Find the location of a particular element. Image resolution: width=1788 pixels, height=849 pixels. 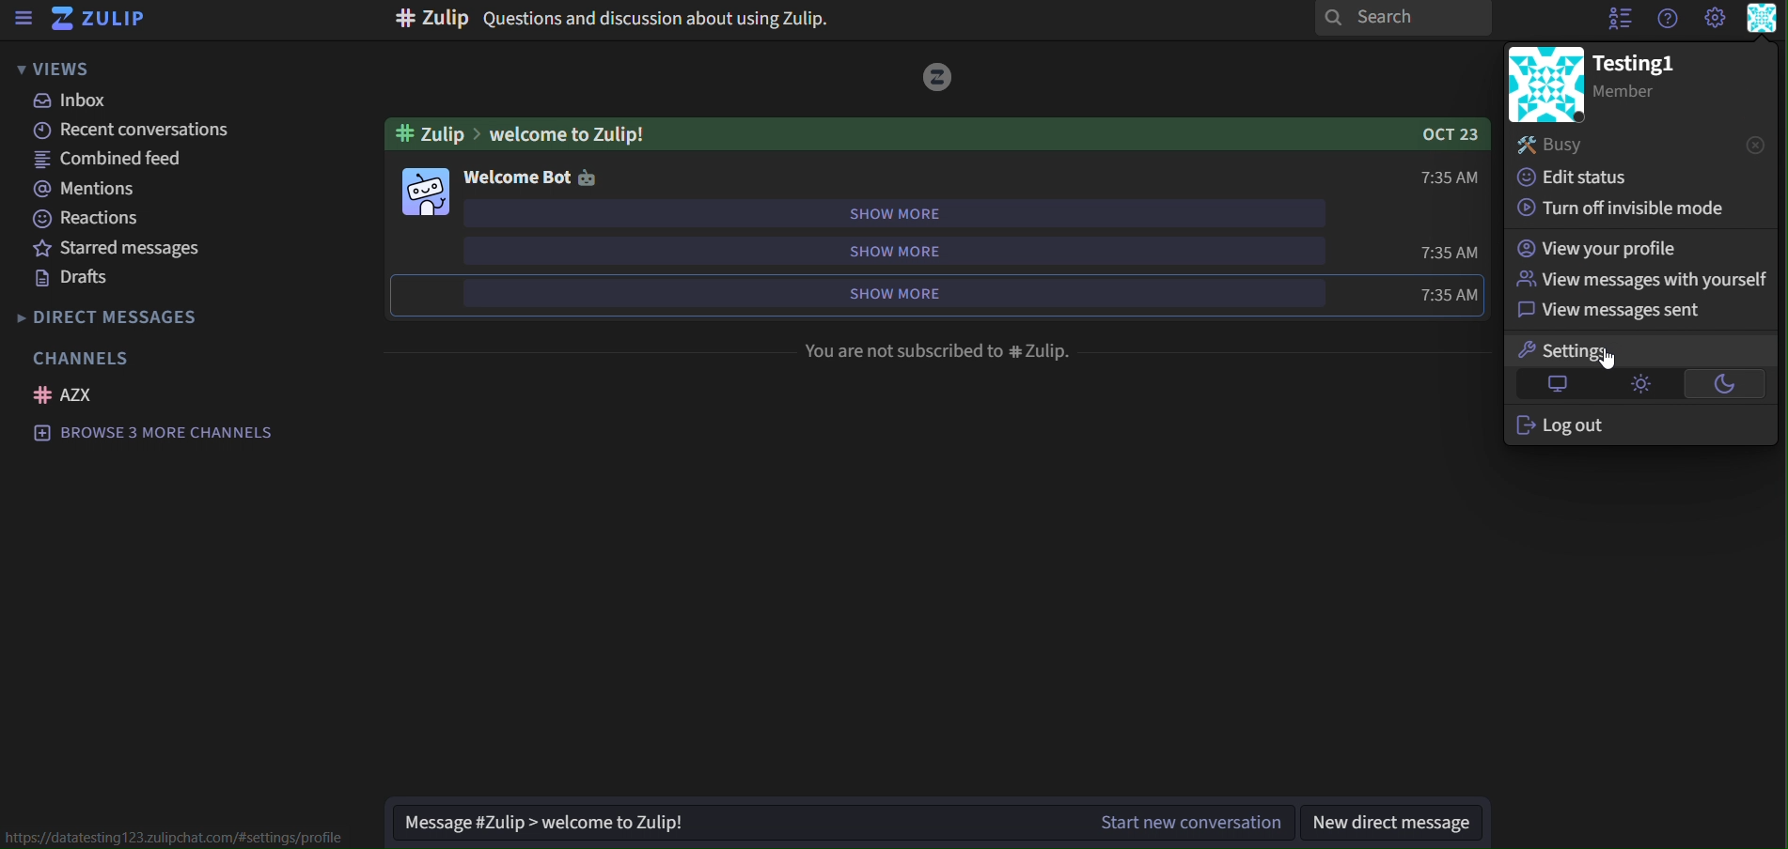

edit status is located at coordinates (1581, 176).